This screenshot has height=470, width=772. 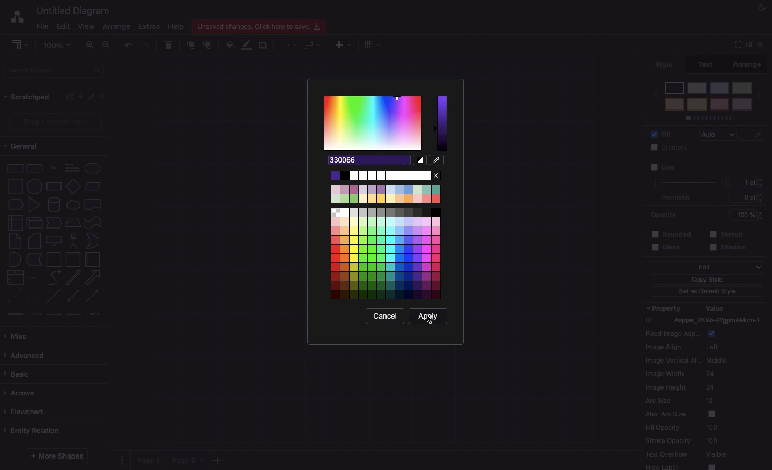 I want to click on Arrange, so click(x=117, y=27).